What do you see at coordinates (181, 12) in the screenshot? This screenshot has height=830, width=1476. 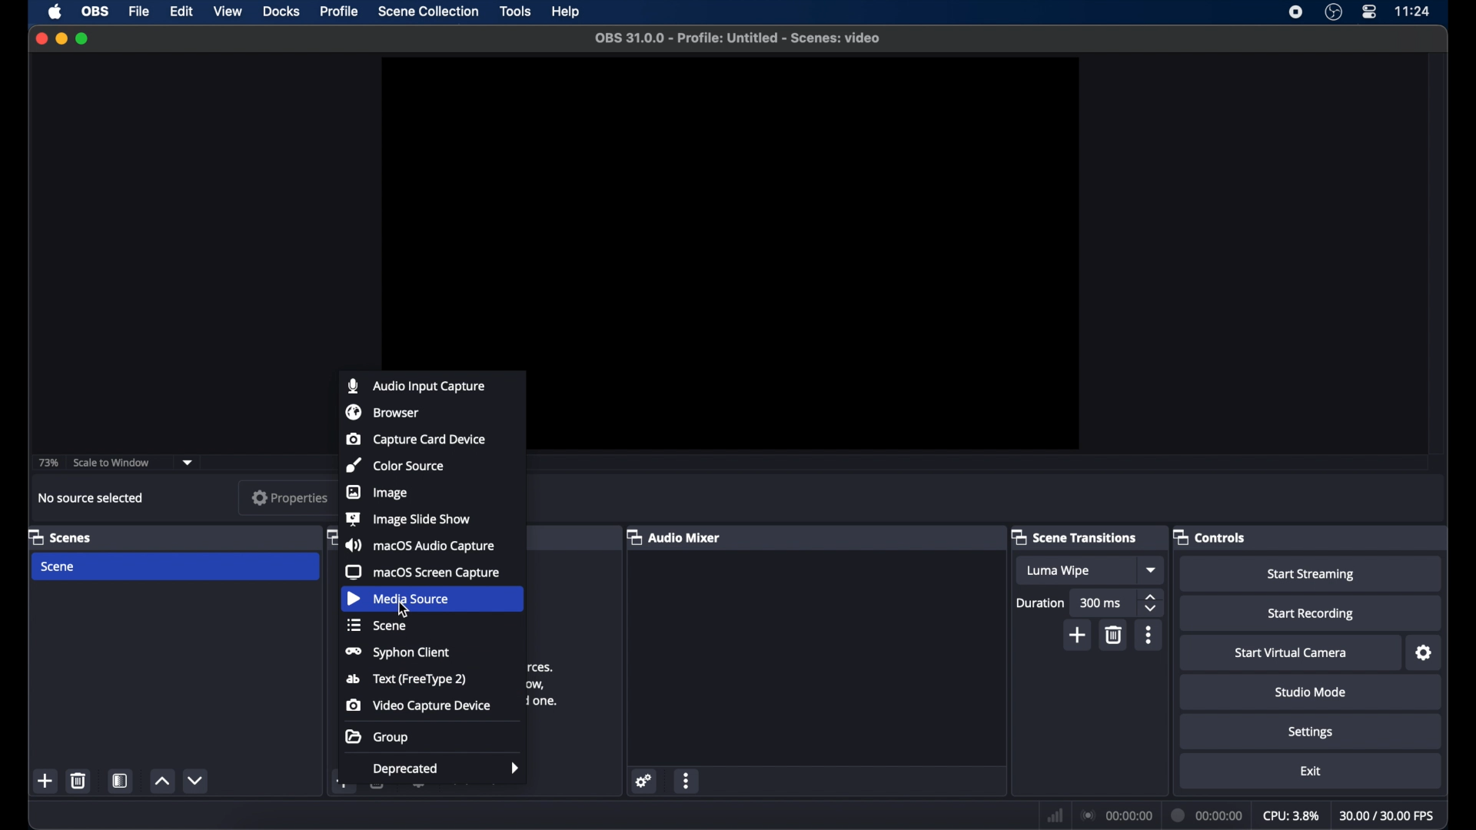 I see `edit` at bounding box center [181, 12].